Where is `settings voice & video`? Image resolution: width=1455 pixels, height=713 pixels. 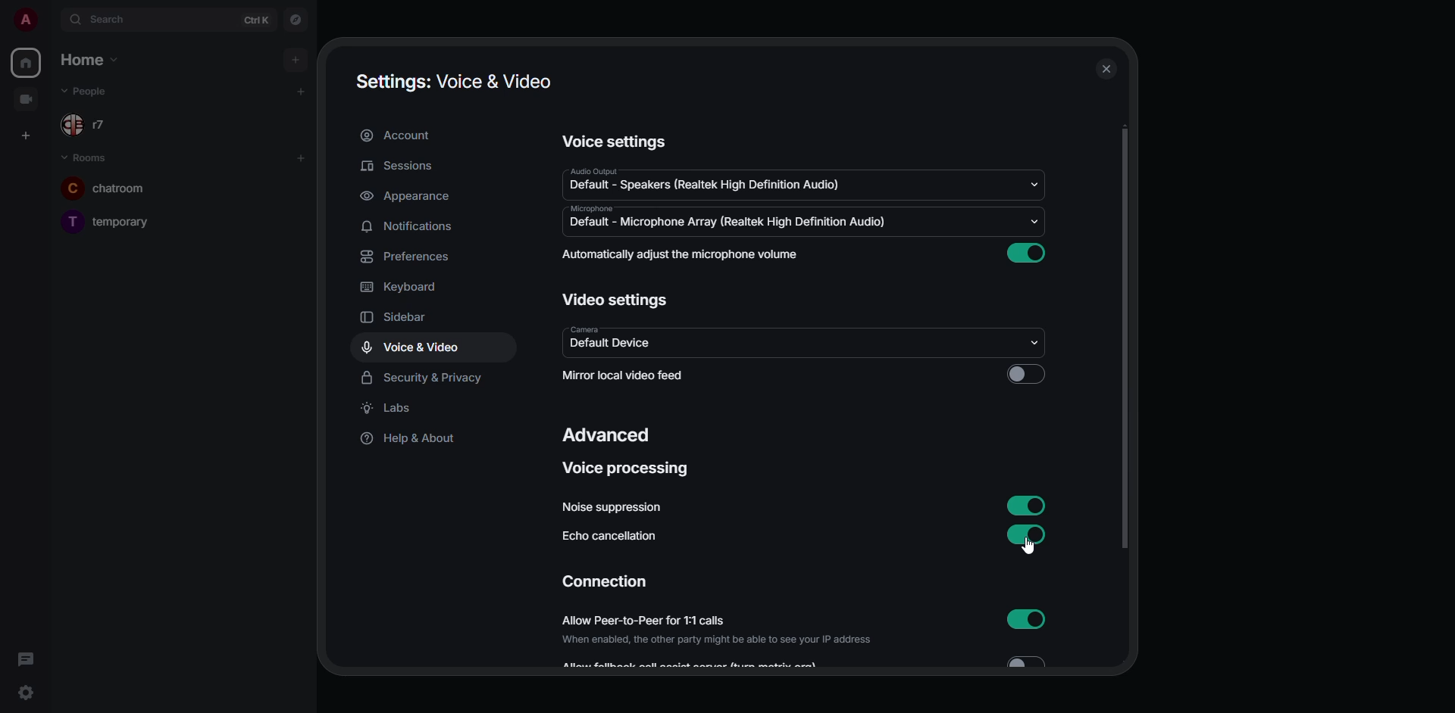
settings voice & video is located at coordinates (452, 81).